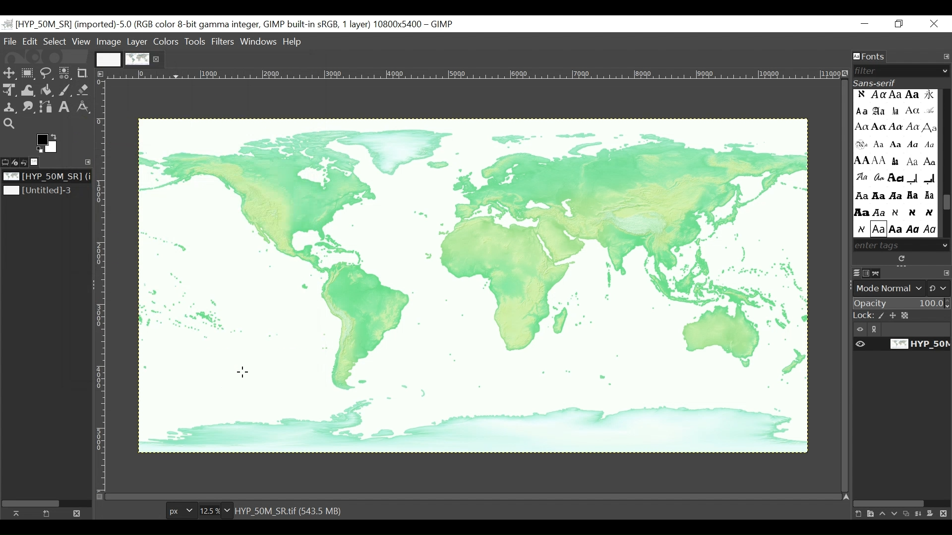 The width and height of the screenshot is (952, 535). Describe the element at coordinates (47, 75) in the screenshot. I see `Free To` at that location.